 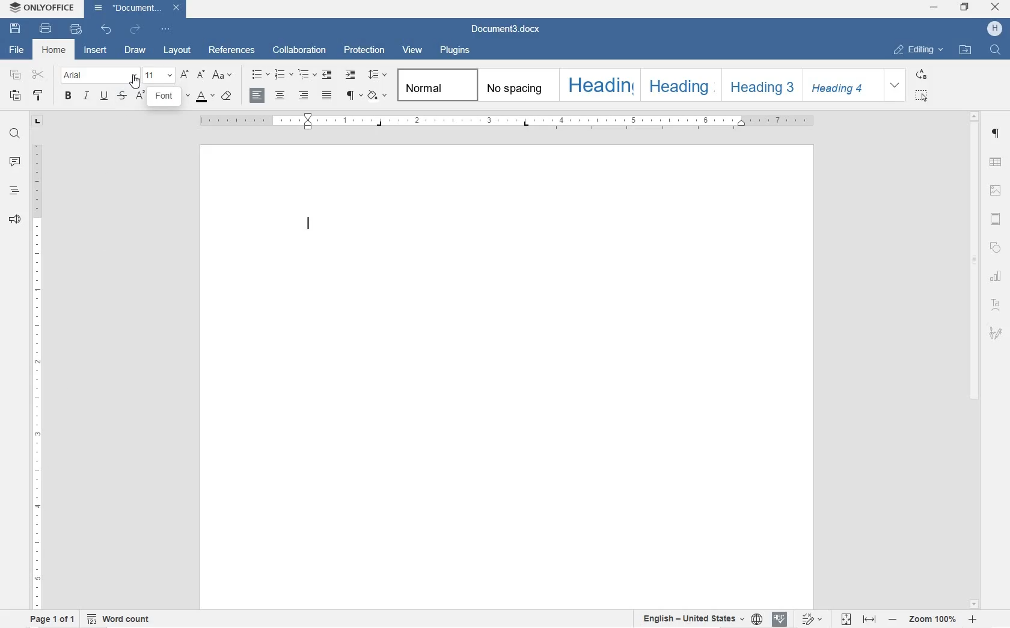 What do you see at coordinates (966, 6) in the screenshot?
I see `restore` at bounding box center [966, 6].